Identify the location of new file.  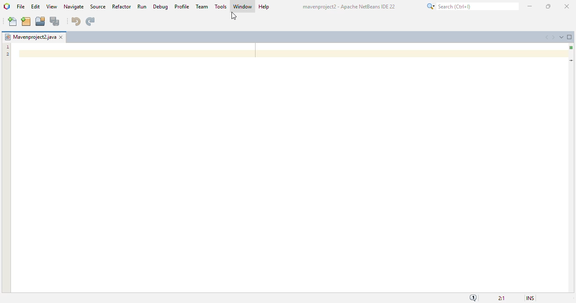
(13, 21).